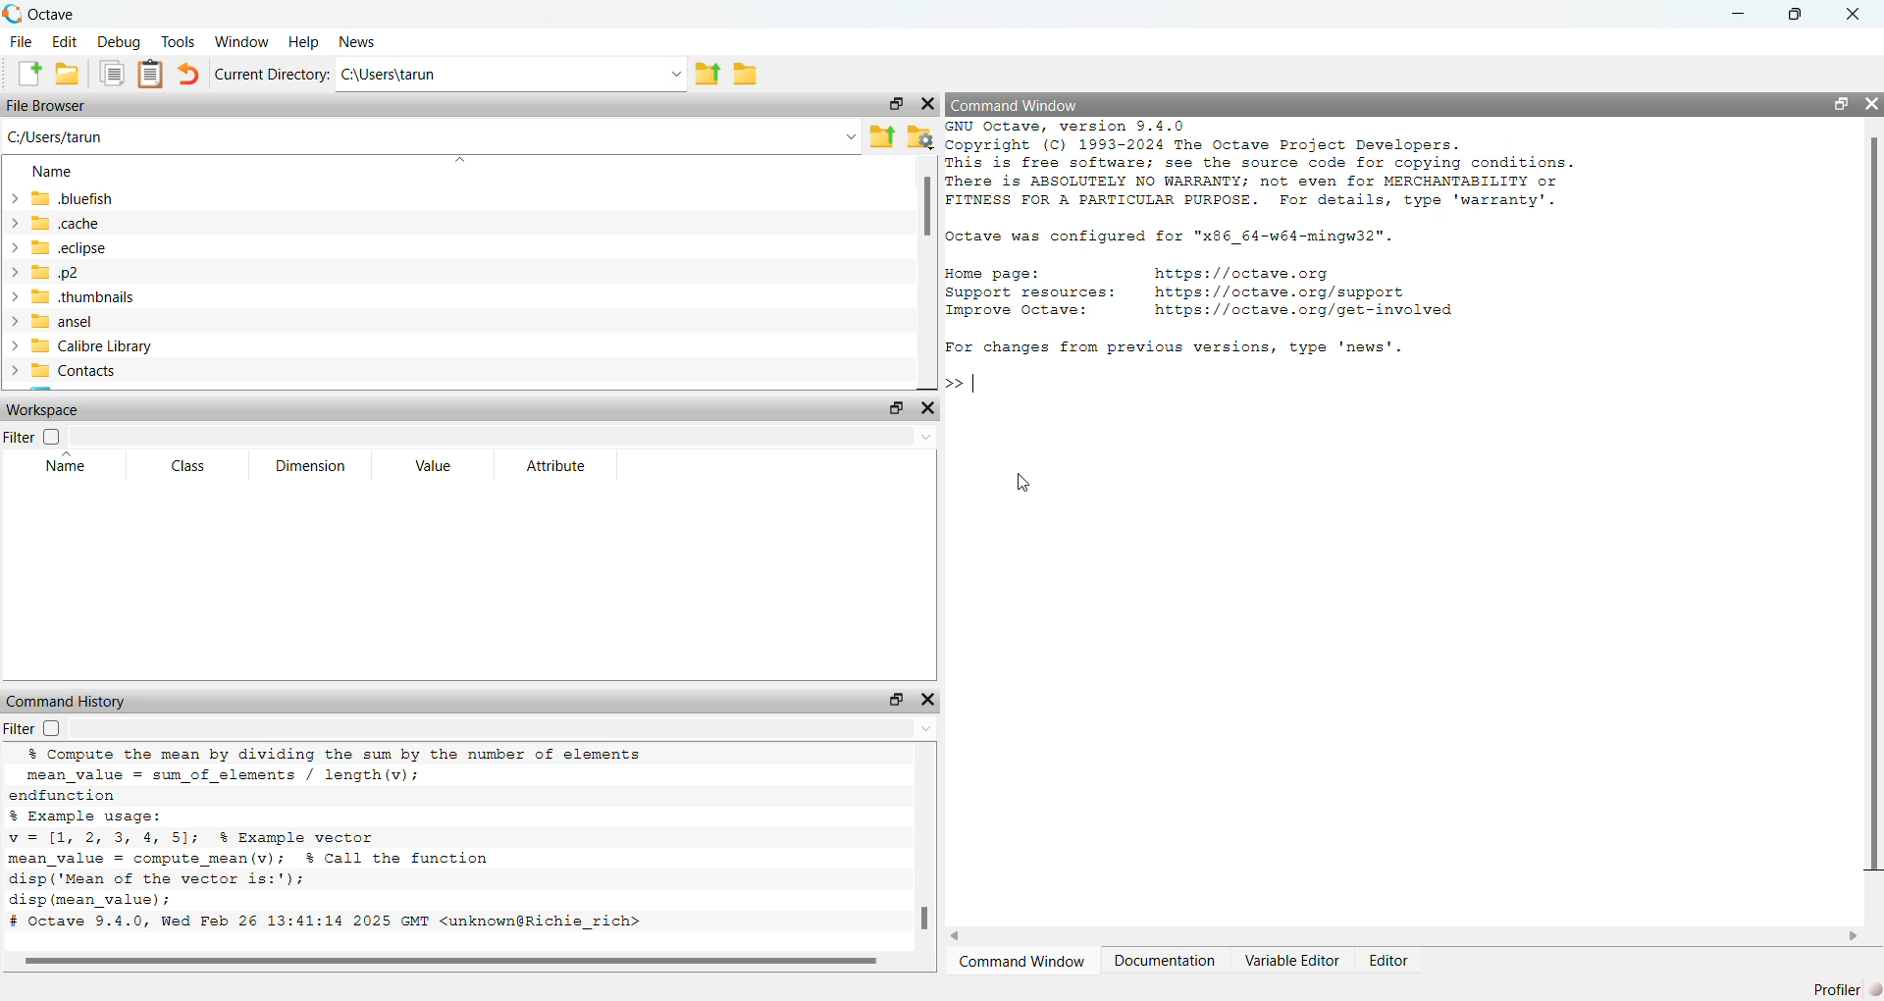 Image resolution: width=1884 pixels, height=1001 pixels. What do you see at coordinates (1842, 104) in the screenshot?
I see `open in separate window` at bounding box center [1842, 104].